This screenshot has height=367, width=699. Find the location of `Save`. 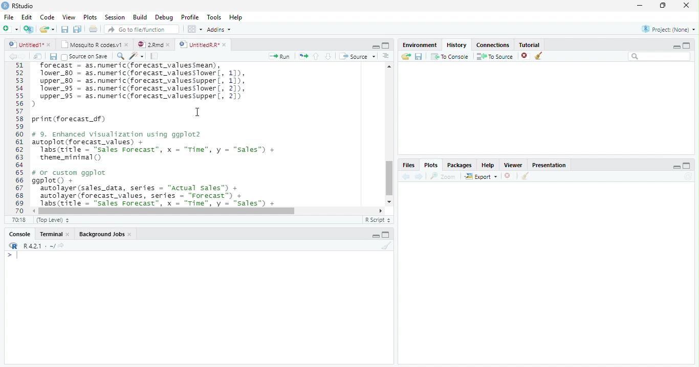

Save is located at coordinates (64, 29).